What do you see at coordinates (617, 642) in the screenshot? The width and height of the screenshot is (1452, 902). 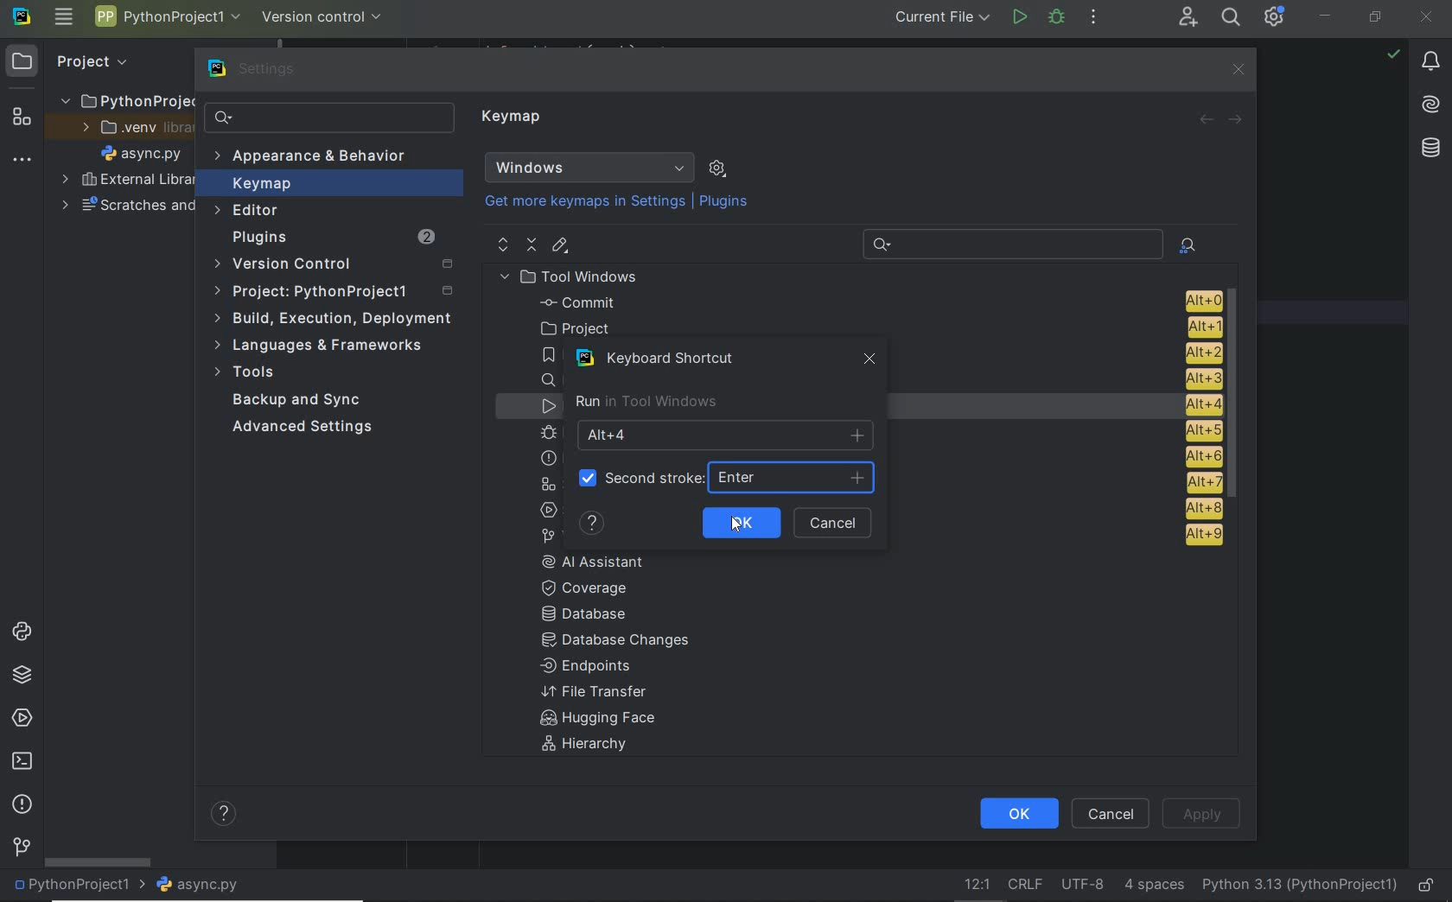 I see `Database changes` at bounding box center [617, 642].